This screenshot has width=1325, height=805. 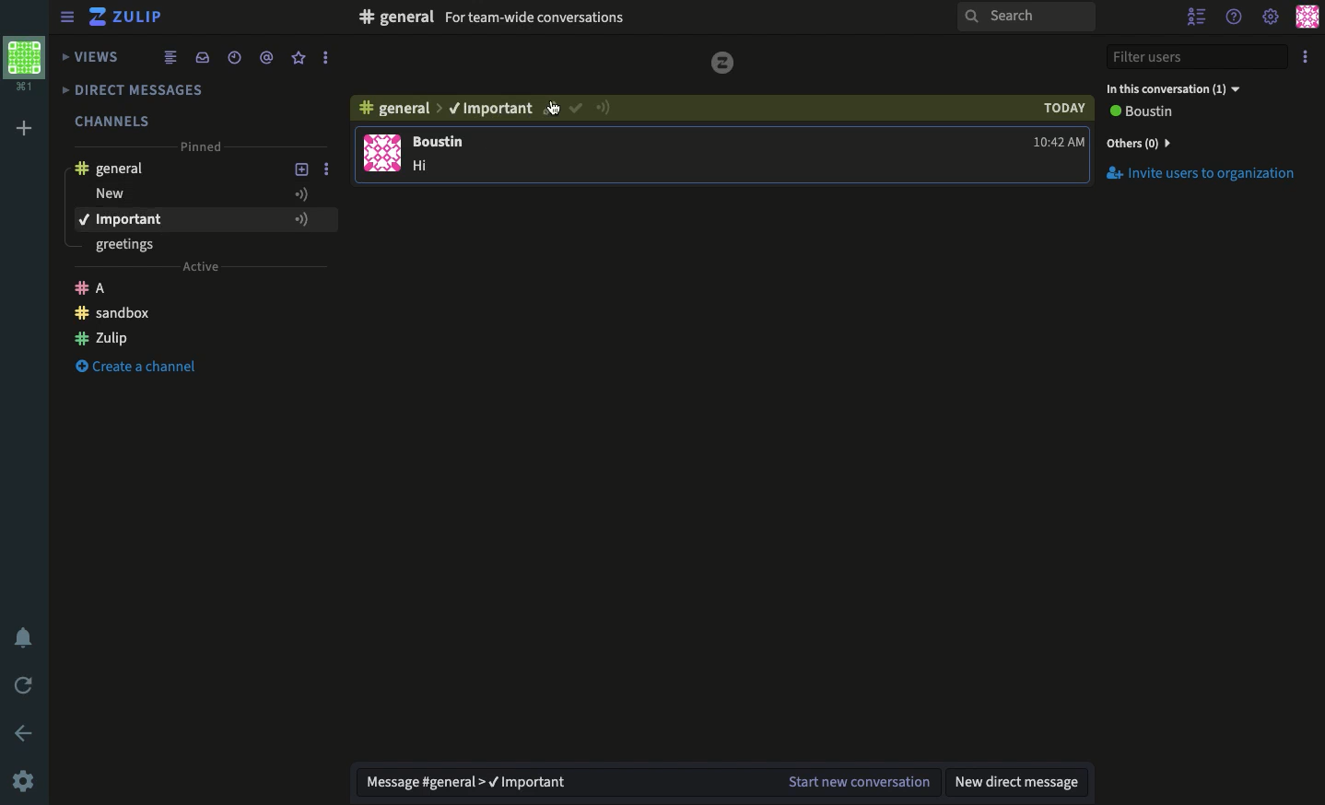 I want to click on New DM, so click(x=1021, y=783).